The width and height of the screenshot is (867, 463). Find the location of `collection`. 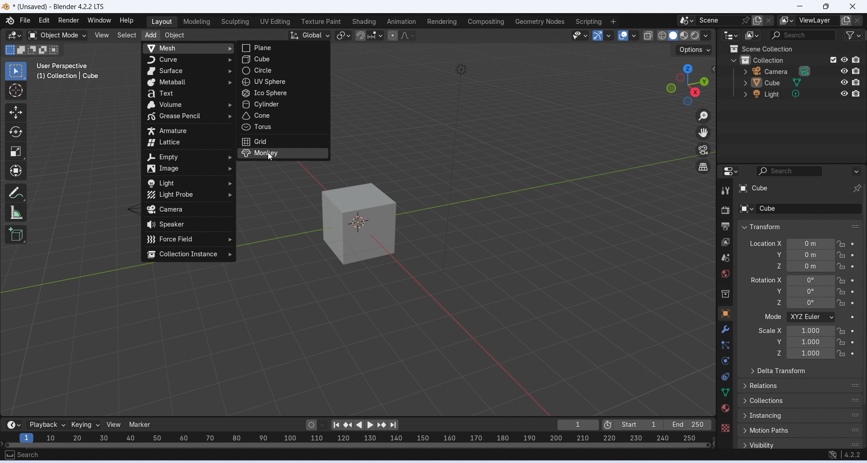

collection is located at coordinates (776, 59).